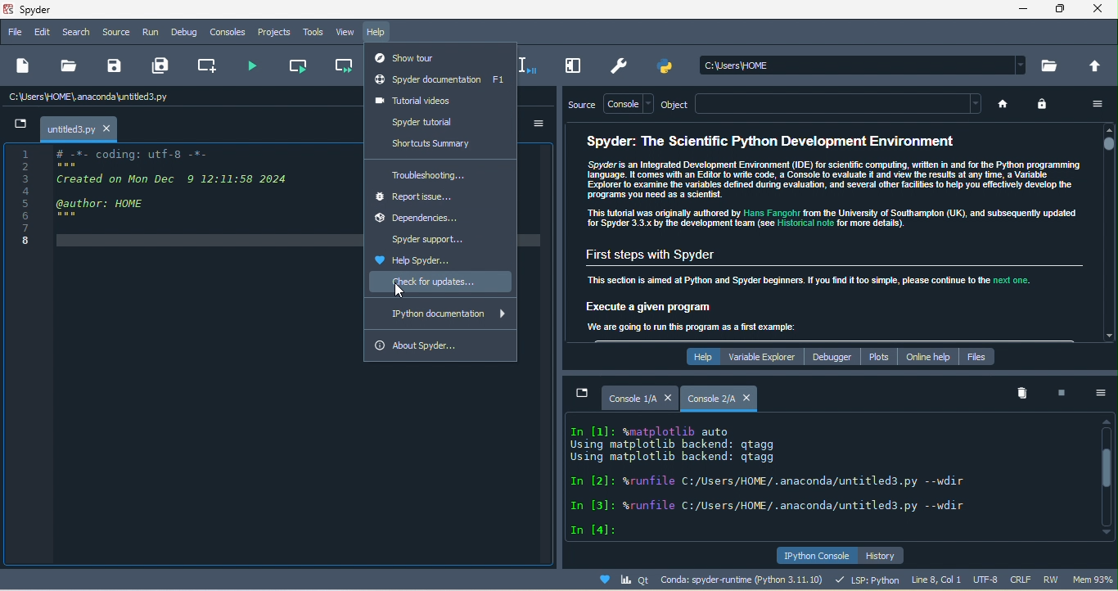 The width and height of the screenshot is (1118, 591). Describe the element at coordinates (844, 105) in the screenshot. I see `text bar` at that location.